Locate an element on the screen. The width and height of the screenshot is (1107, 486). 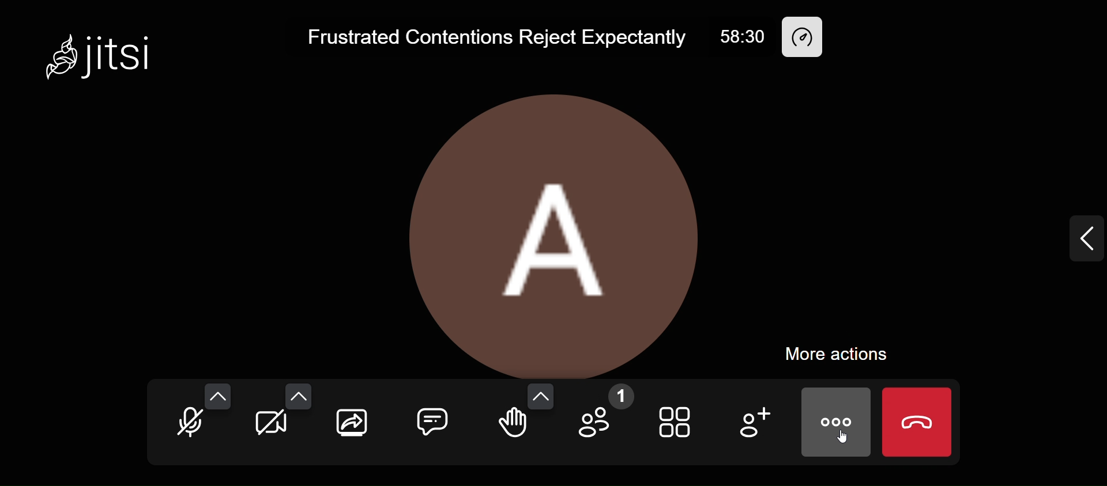
more actions is located at coordinates (807, 423).